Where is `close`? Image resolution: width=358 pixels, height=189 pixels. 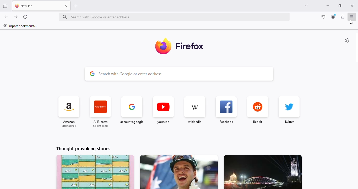
close is located at coordinates (352, 6).